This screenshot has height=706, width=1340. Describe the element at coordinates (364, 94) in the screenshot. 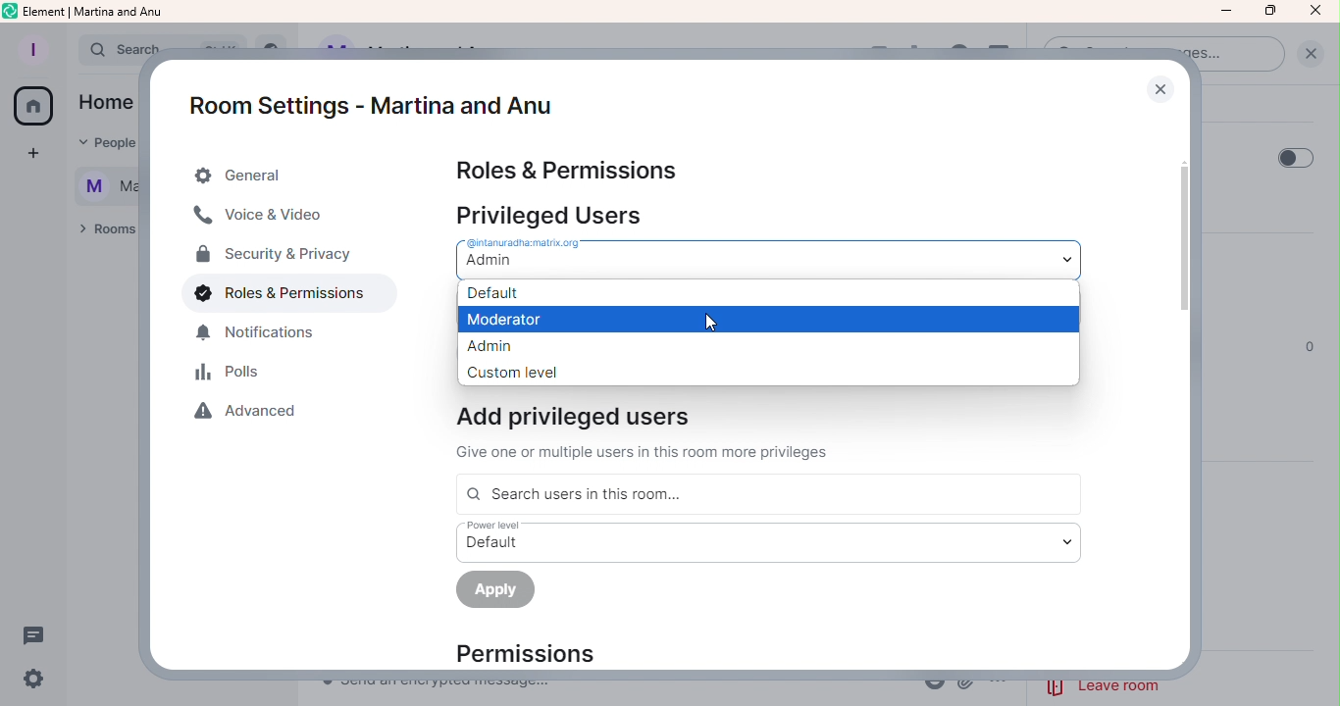

I see `Room settings - Martina and Anu` at that location.